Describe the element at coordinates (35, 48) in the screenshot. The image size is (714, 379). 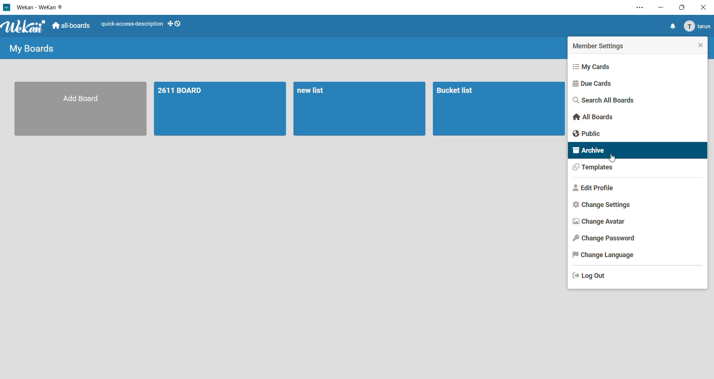
I see `my boards` at that location.